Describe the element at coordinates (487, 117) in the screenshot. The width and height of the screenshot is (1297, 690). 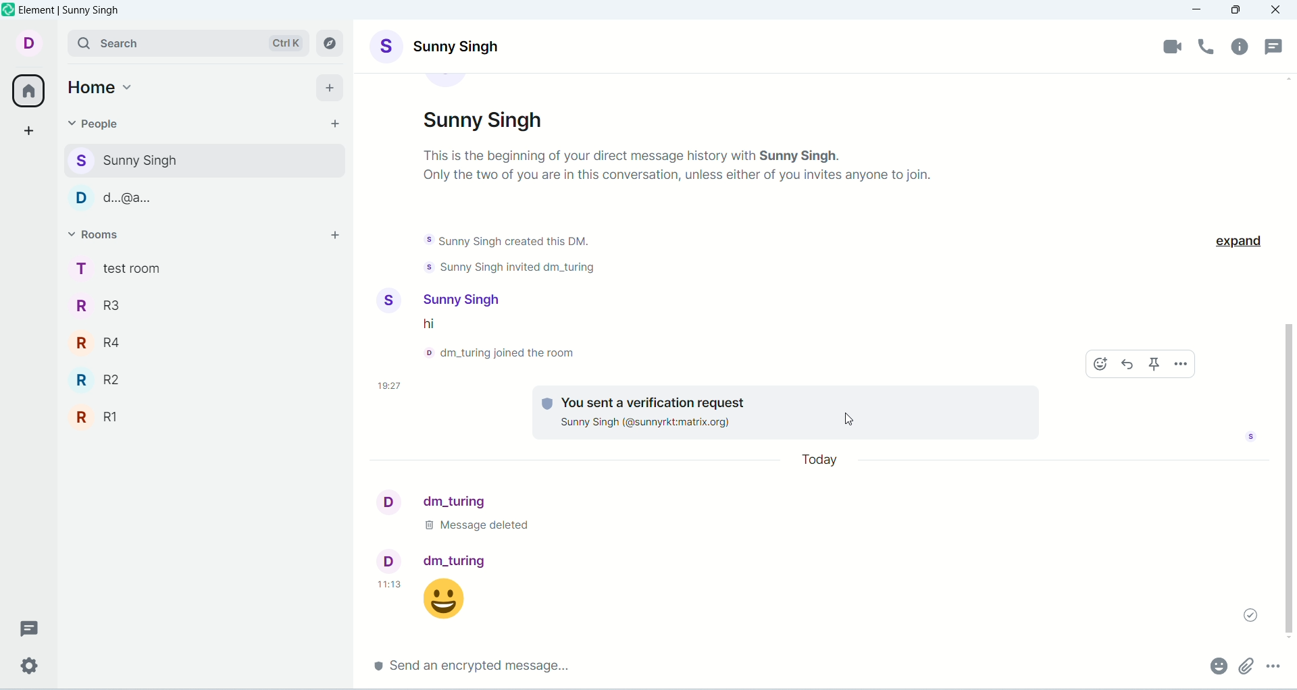
I see `account` at that location.